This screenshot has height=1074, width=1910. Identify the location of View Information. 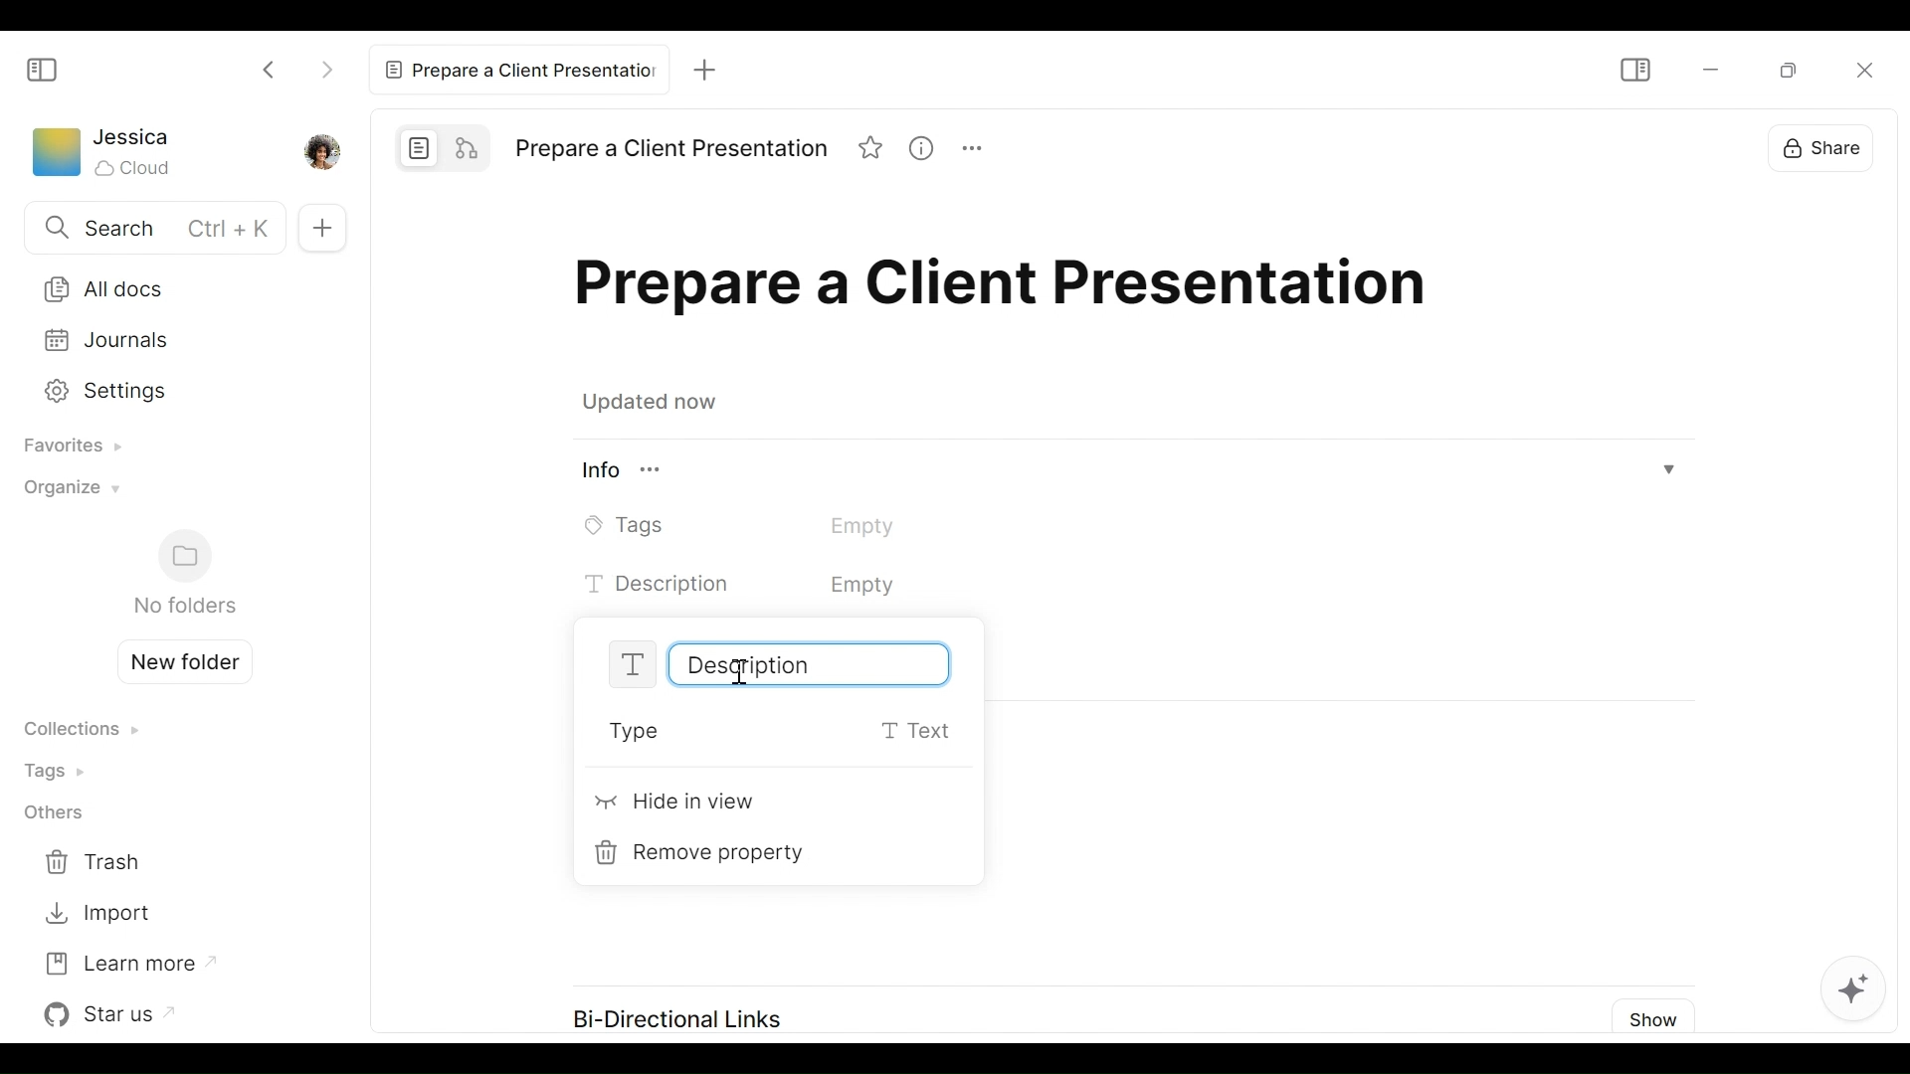
(929, 150).